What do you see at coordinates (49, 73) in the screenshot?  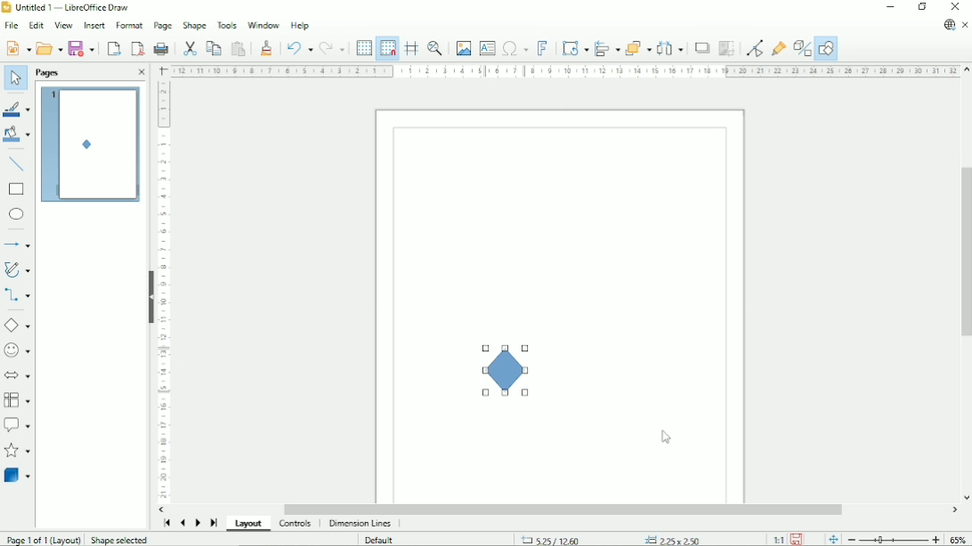 I see `Pages` at bounding box center [49, 73].